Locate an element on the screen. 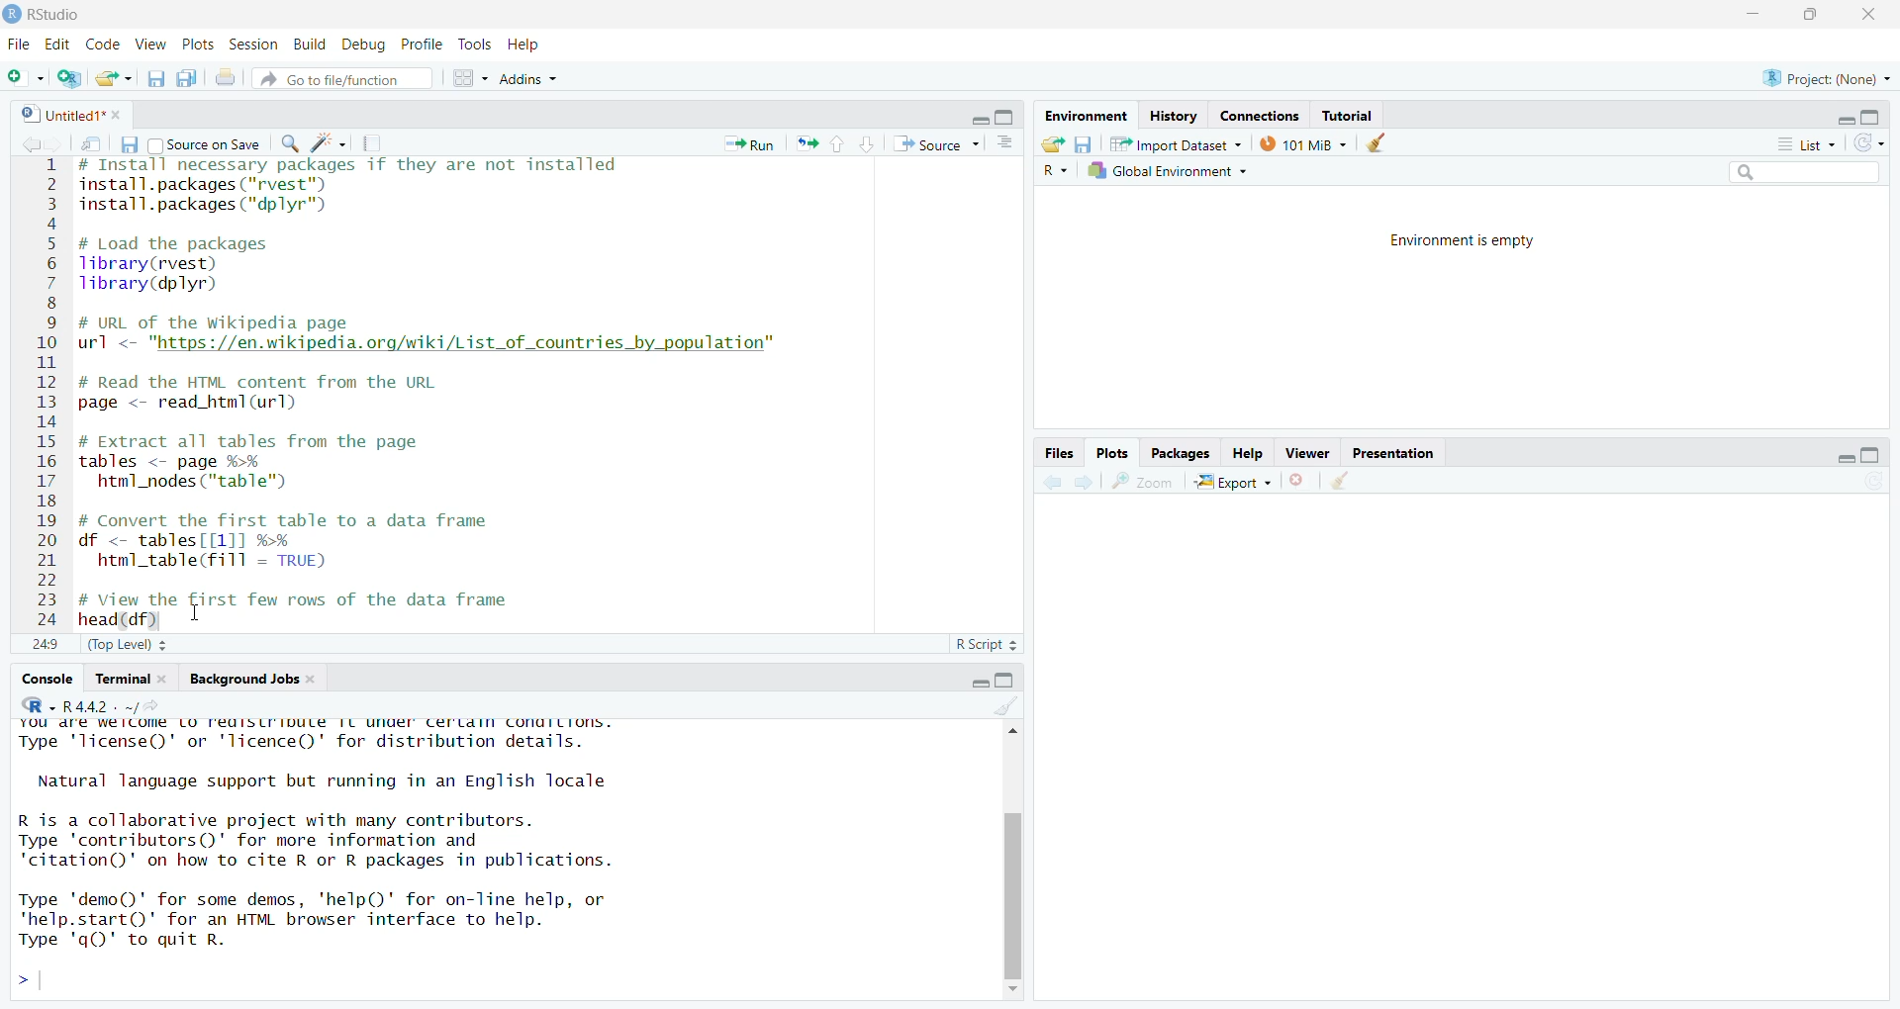 The image size is (1900, 1009). Session is located at coordinates (253, 45).